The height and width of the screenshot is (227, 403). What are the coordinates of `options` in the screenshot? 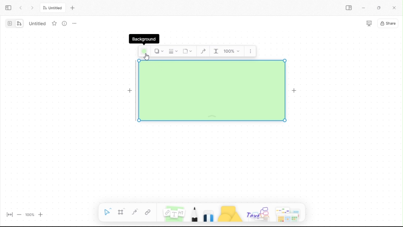 It's located at (74, 24).